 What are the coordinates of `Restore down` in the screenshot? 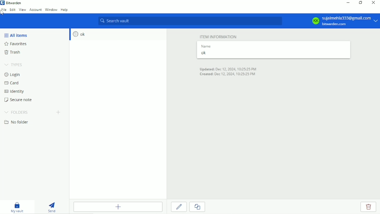 It's located at (361, 2).